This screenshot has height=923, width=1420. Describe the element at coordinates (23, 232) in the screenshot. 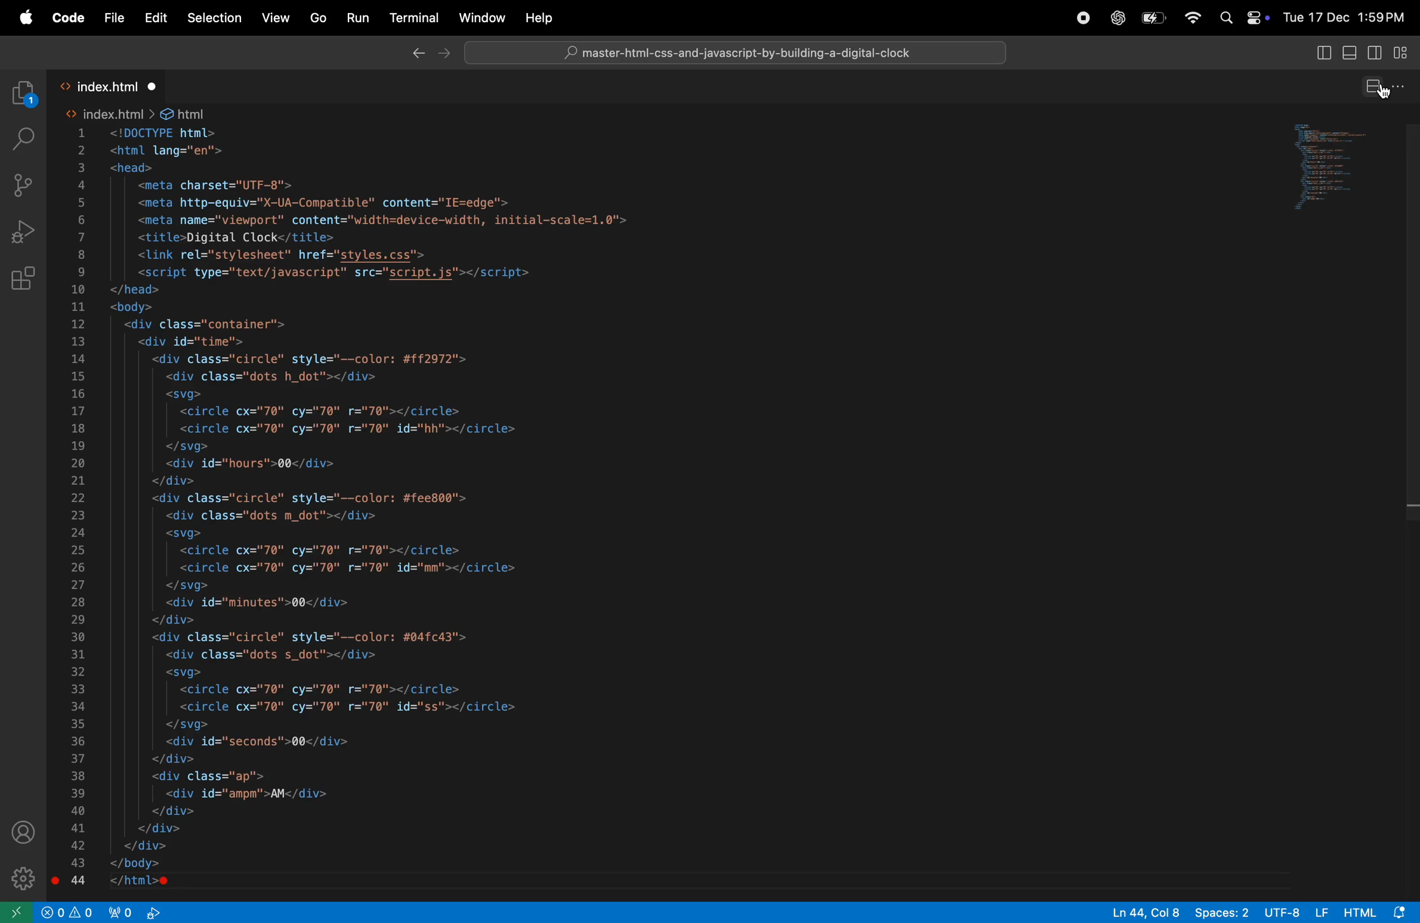

I see `run debug` at that location.